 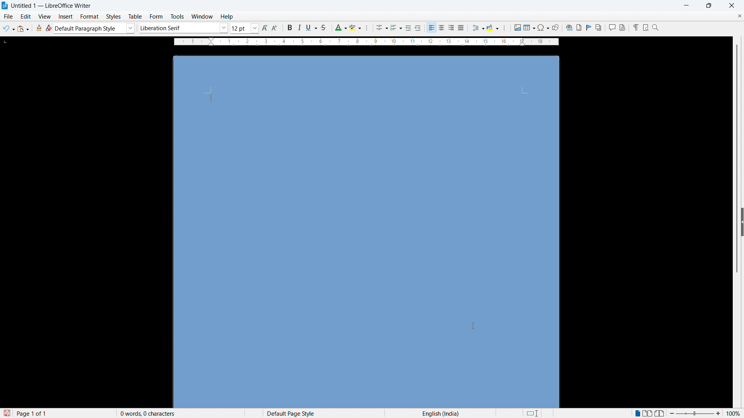 I want to click on Ruler , so click(x=366, y=42).